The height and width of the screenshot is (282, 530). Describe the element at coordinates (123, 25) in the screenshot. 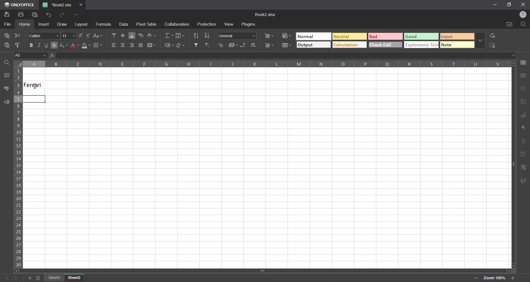

I see `data` at that location.